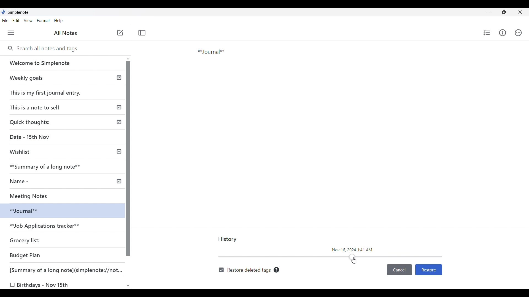 This screenshot has height=297, width=529. I want to click on Search all notes and tags, so click(69, 49).